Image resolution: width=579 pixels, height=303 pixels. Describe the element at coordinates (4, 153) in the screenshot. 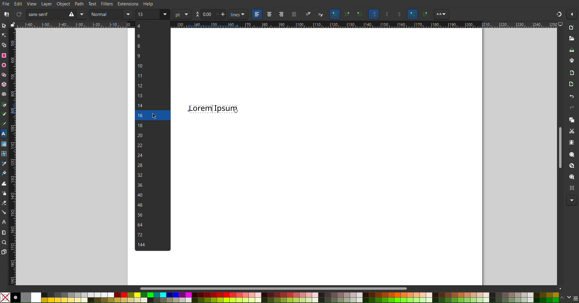

I see `Mesh Tool` at that location.